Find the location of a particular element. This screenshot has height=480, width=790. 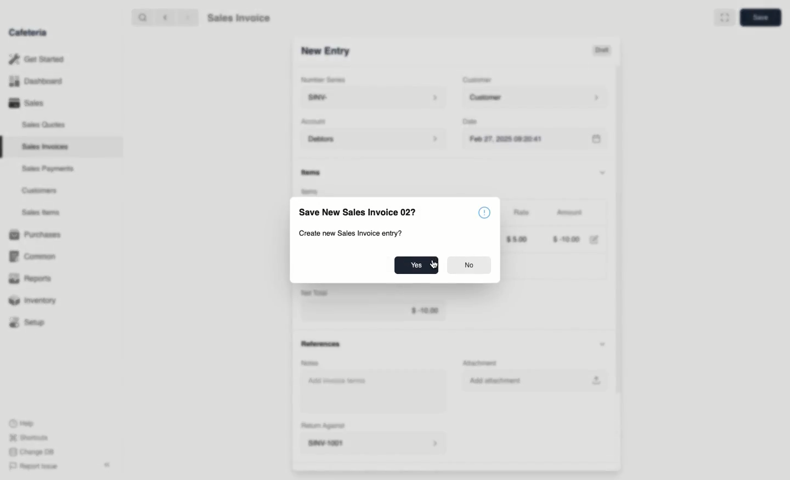

cursor is located at coordinates (436, 269).